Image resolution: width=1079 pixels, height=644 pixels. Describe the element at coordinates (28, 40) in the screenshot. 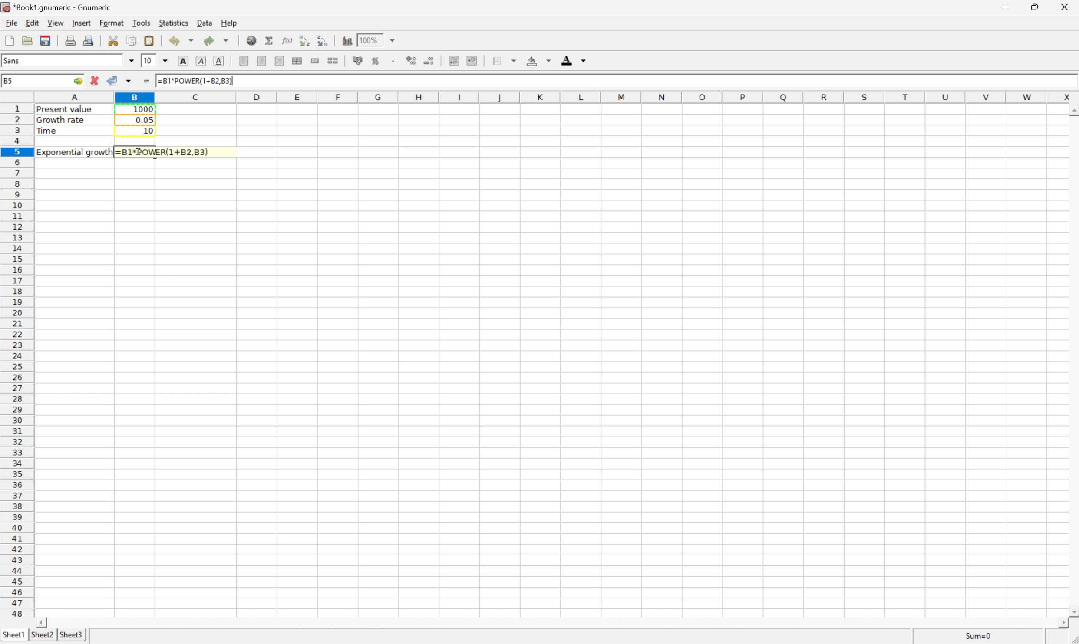

I see `Open a file` at that location.